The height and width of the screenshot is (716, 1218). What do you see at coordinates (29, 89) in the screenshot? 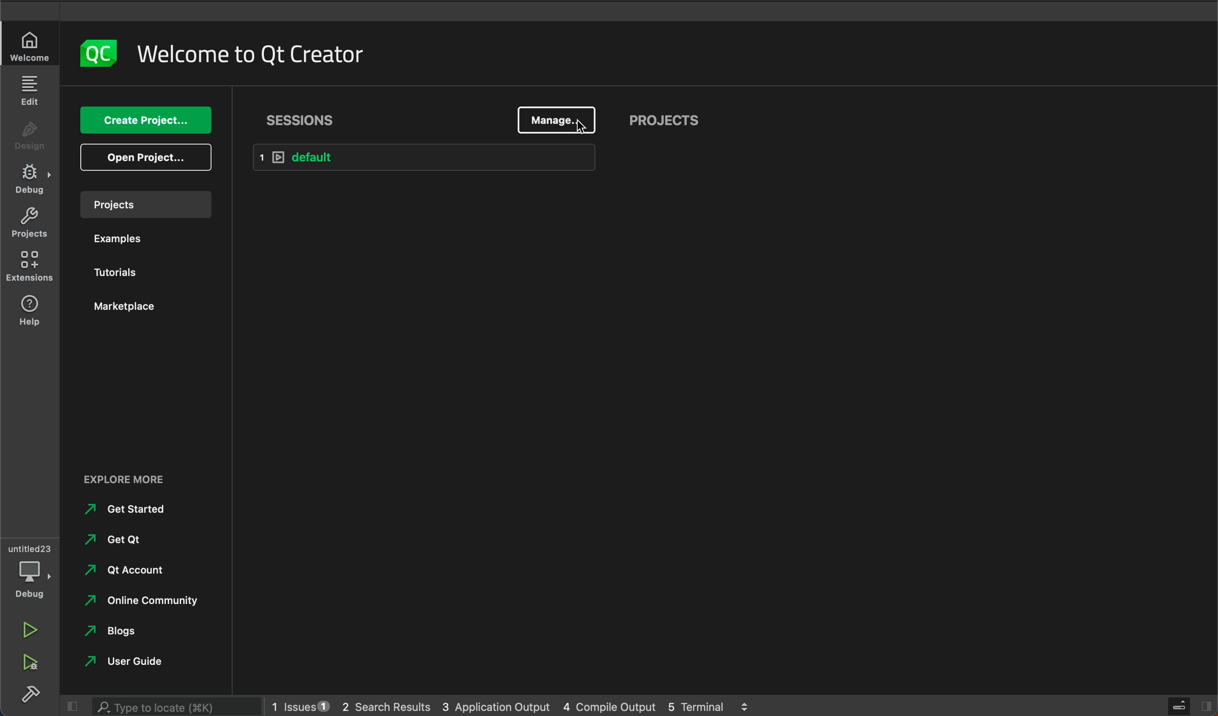
I see `edit` at bounding box center [29, 89].